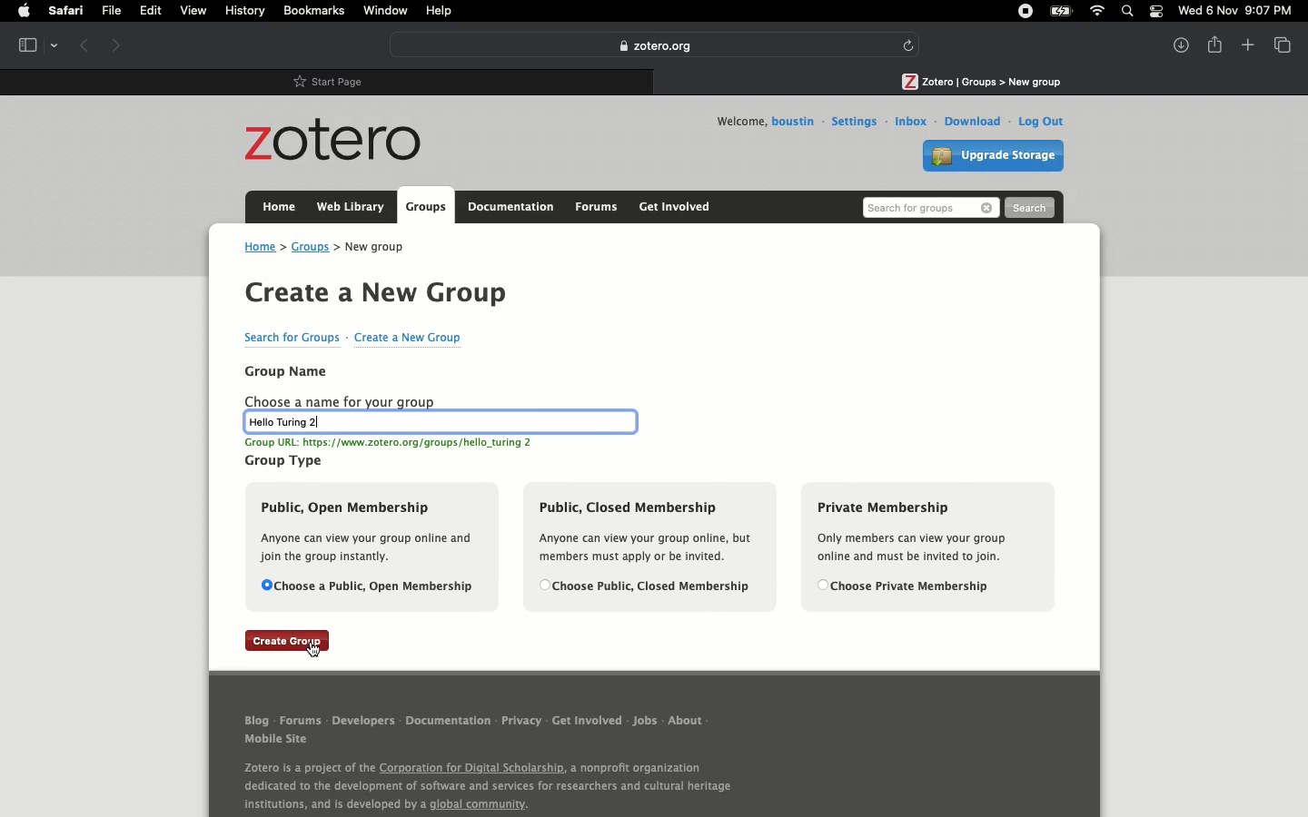 Image resolution: width=1308 pixels, height=817 pixels. What do you see at coordinates (1025, 13) in the screenshot?
I see `Recording` at bounding box center [1025, 13].